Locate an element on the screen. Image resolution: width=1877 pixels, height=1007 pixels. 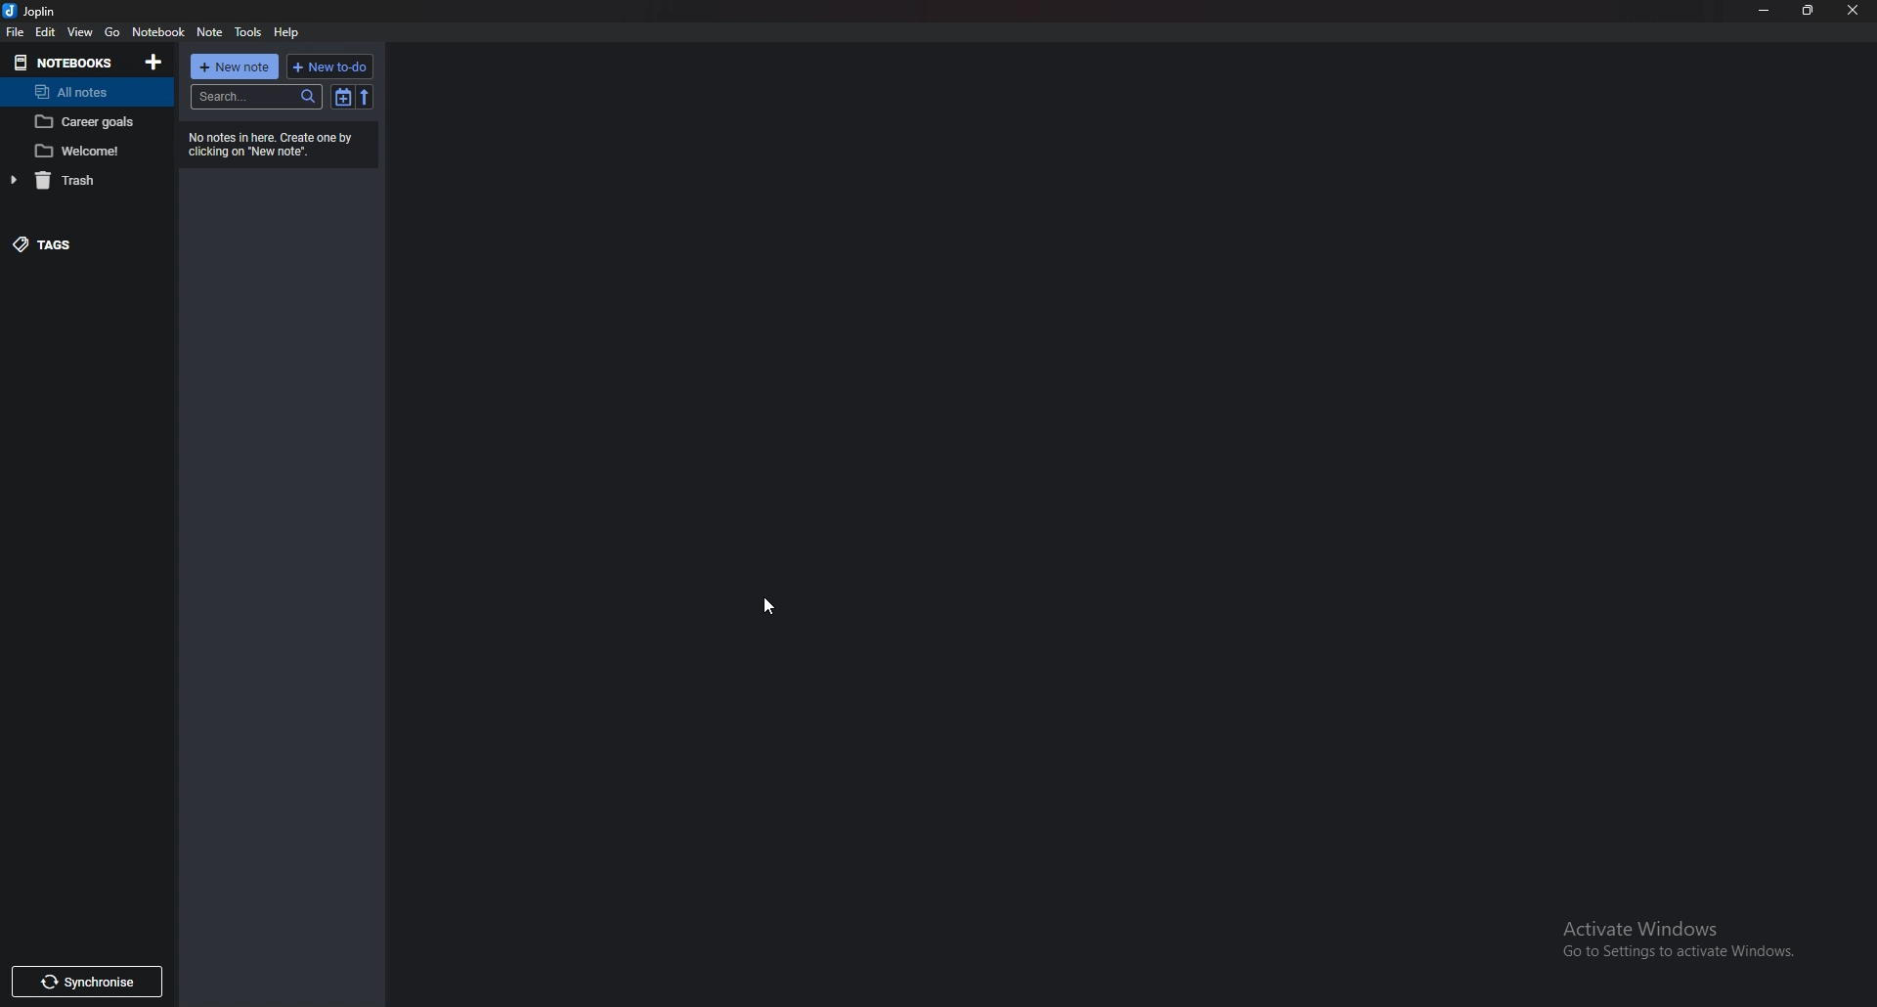
resize is located at coordinates (1811, 11).